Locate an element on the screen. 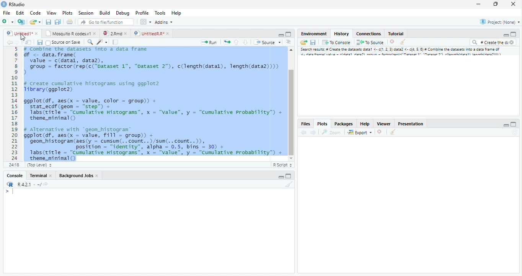 Image resolution: width=522 pixels, height=276 pixels. Scrollbar is located at coordinates (290, 103).